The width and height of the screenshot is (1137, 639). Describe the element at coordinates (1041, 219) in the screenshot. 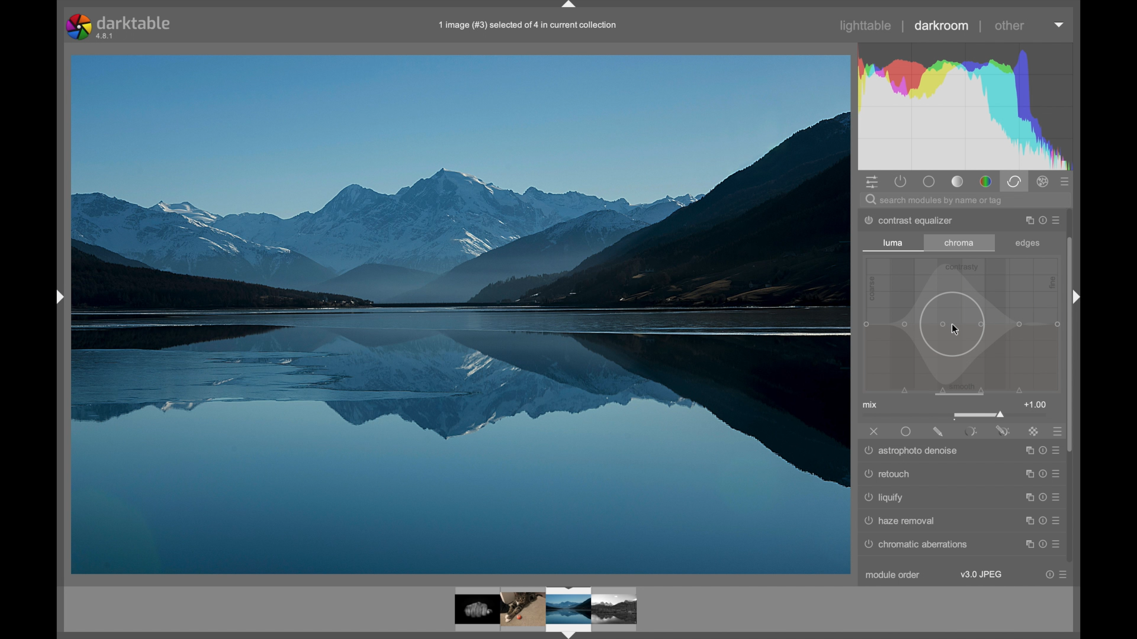

I see `more options` at that location.